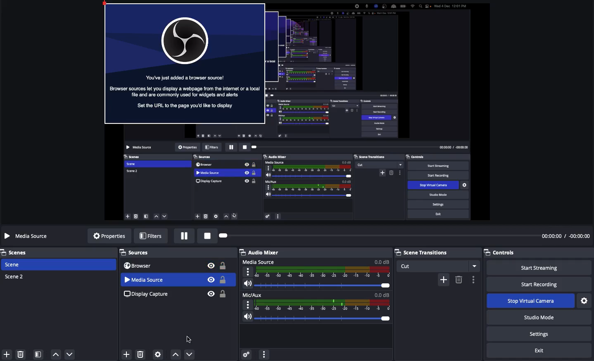 The image size is (594, 361). I want to click on Filters, so click(150, 235).